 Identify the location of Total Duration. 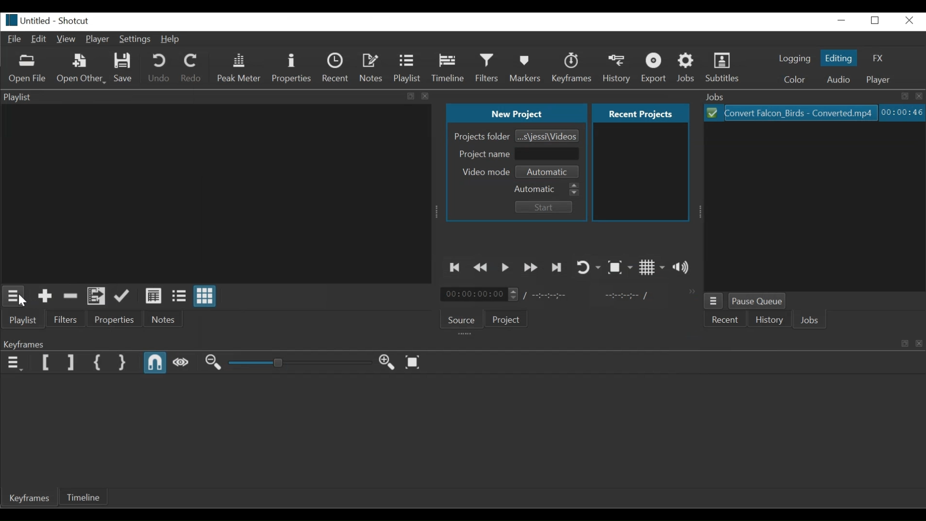
(547, 297).